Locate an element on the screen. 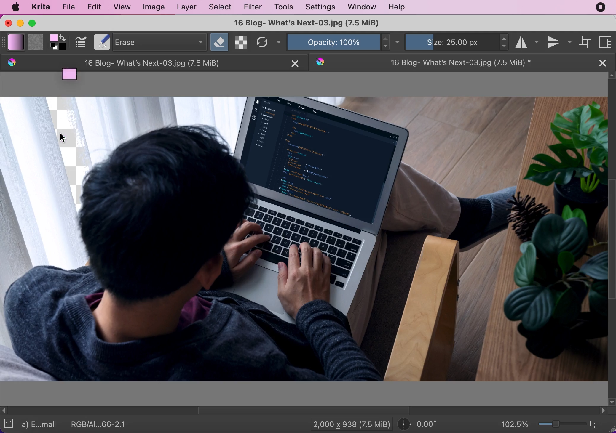 The height and width of the screenshot is (433, 616). close is located at coordinates (604, 63).